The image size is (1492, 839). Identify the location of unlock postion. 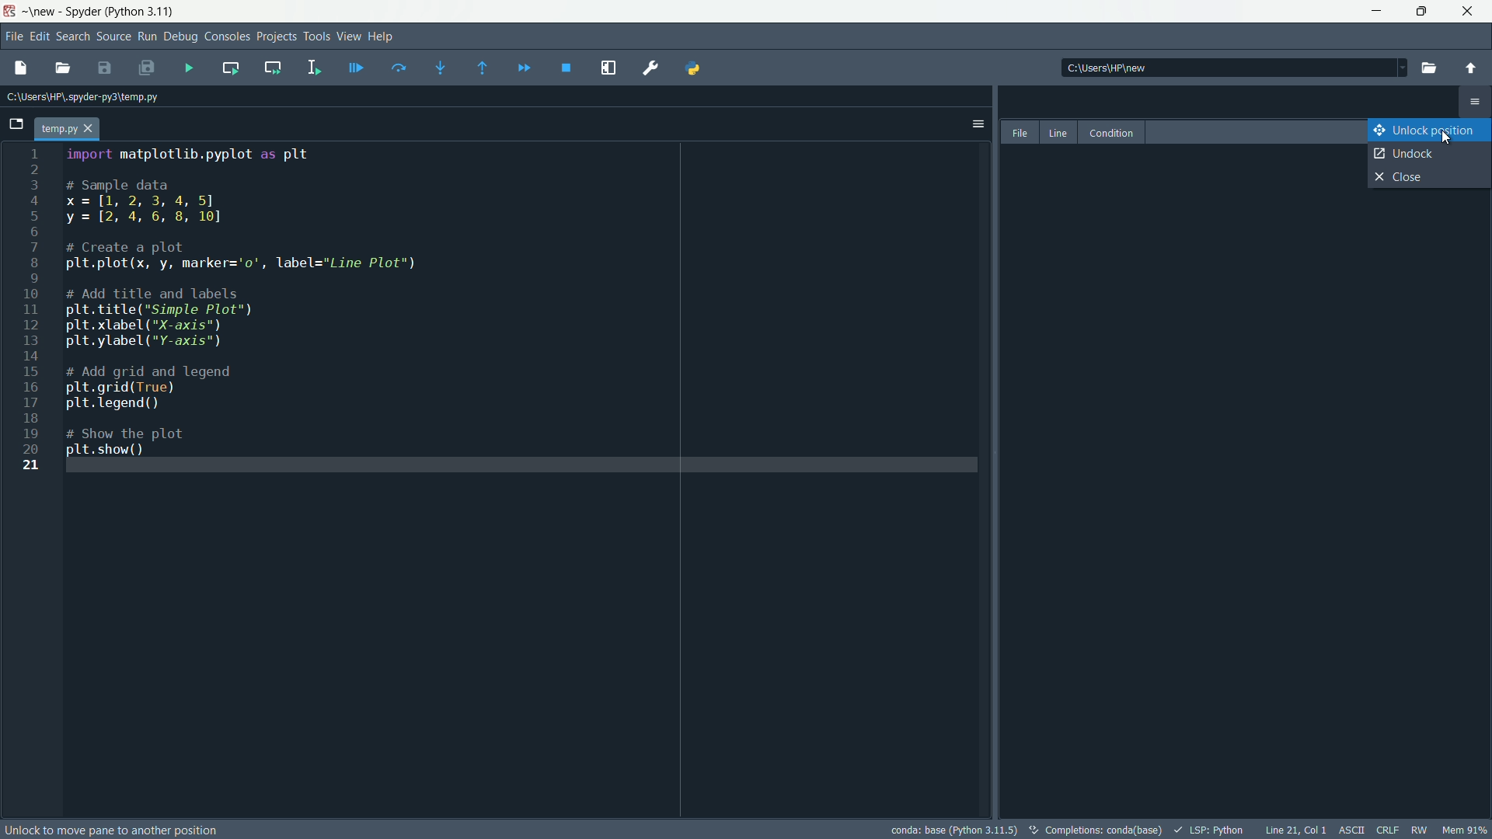
(1431, 129).